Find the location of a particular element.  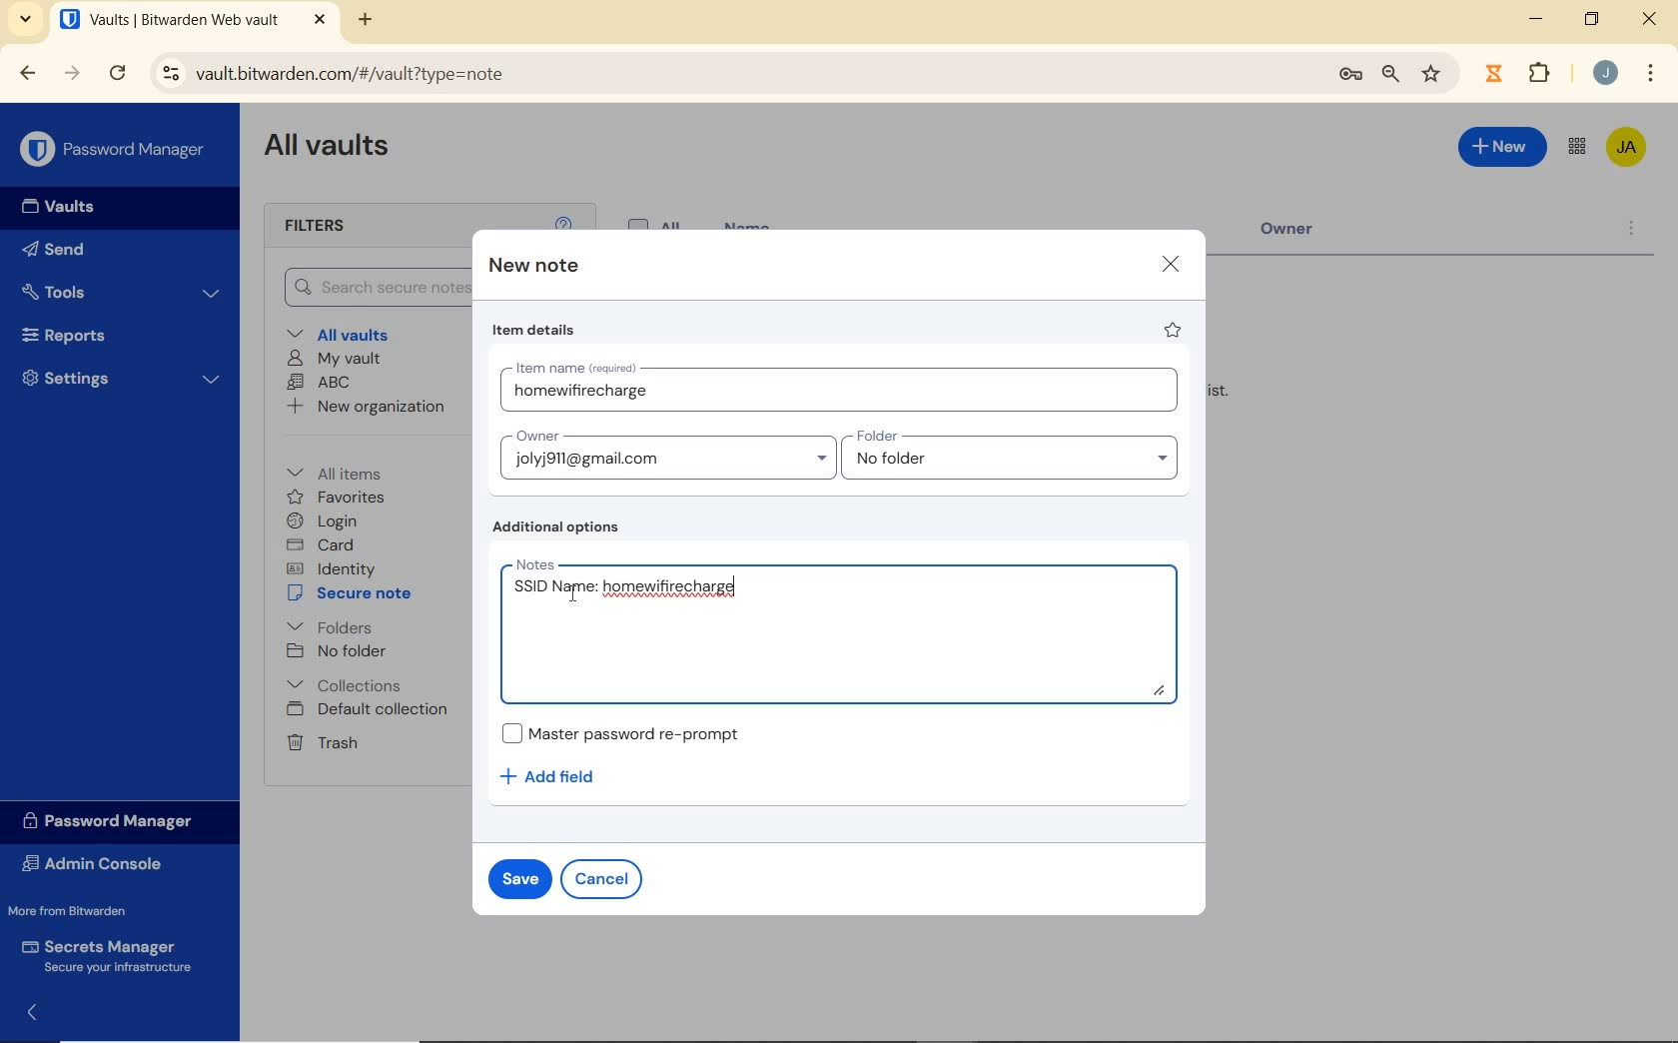

Collections is located at coordinates (349, 684).